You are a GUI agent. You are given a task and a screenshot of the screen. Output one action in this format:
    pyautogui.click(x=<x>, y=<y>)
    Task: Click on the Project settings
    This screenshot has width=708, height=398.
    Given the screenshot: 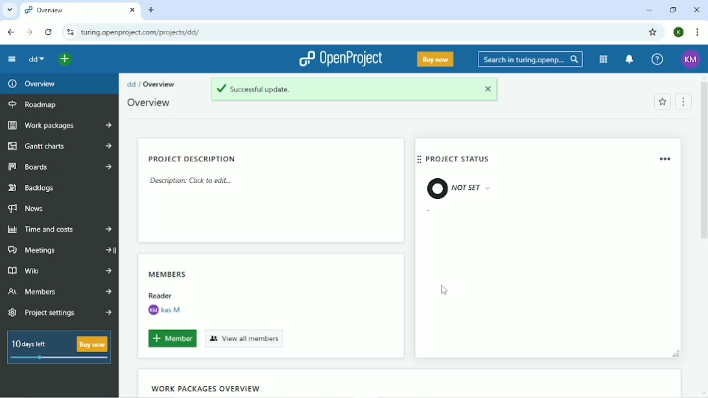 What is the action you would take?
    pyautogui.click(x=62, y=313)
    